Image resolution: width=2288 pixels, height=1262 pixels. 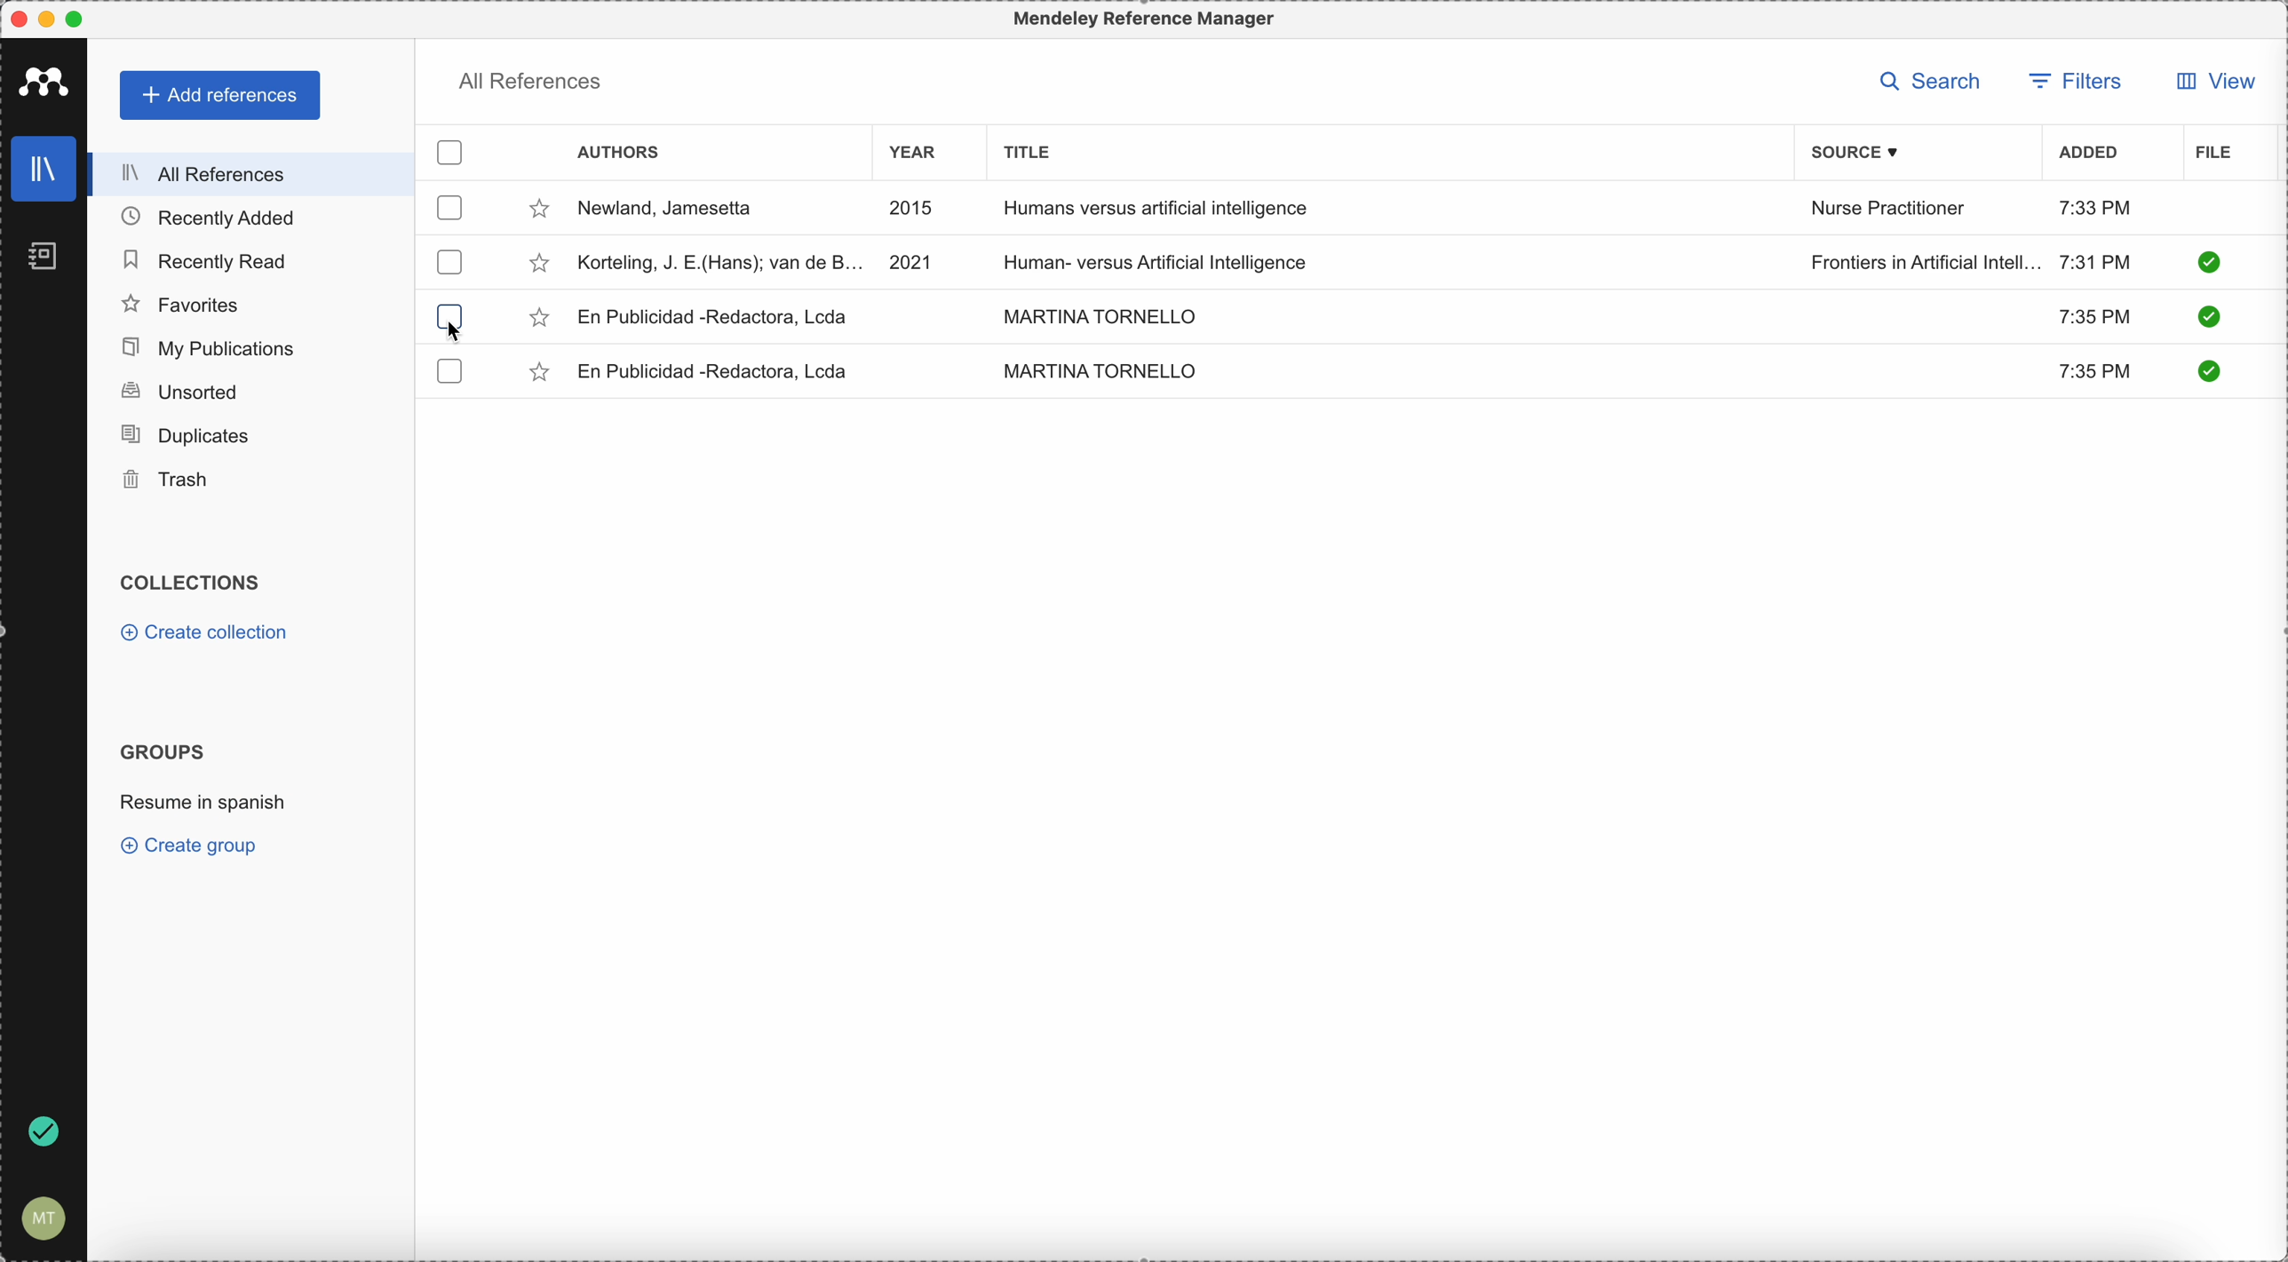 I want to click on Mendeley Referencen Manager, so click(x=1148, y=20).